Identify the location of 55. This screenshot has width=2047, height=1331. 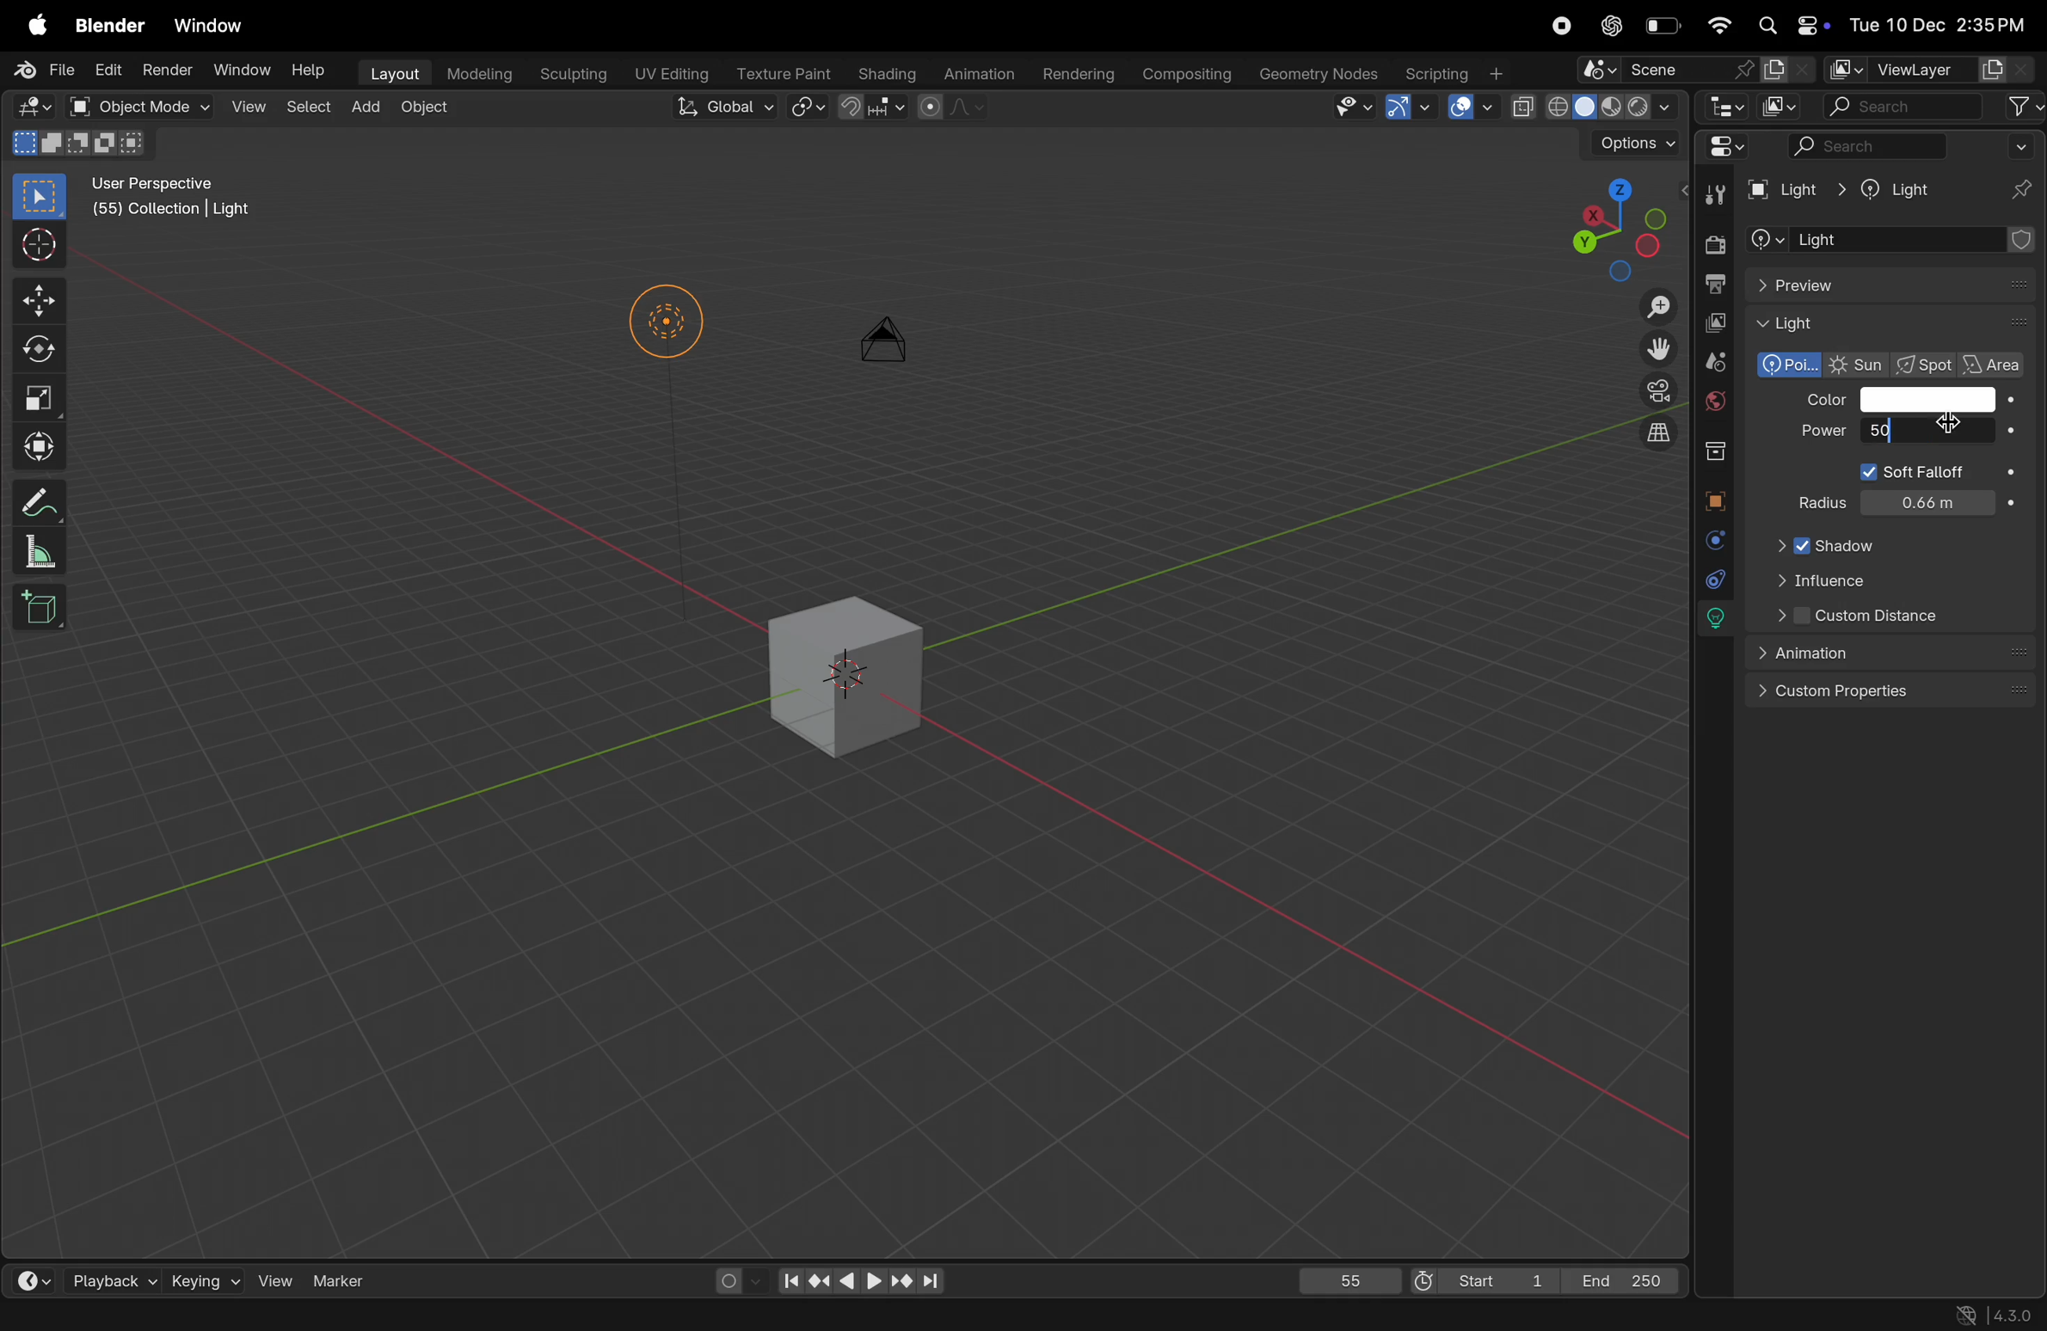
(1346, 1278).